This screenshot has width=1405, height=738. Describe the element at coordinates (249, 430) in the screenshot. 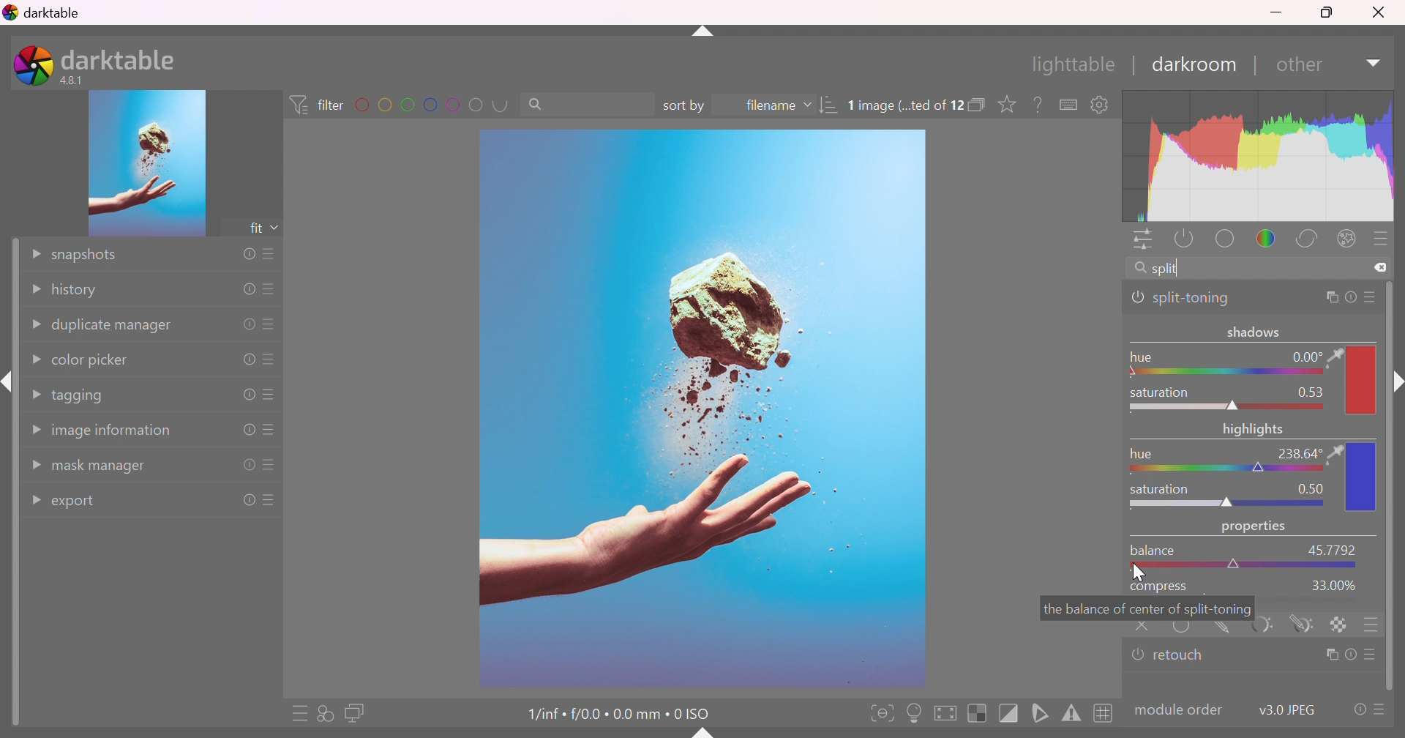

I see `reset` at that location.